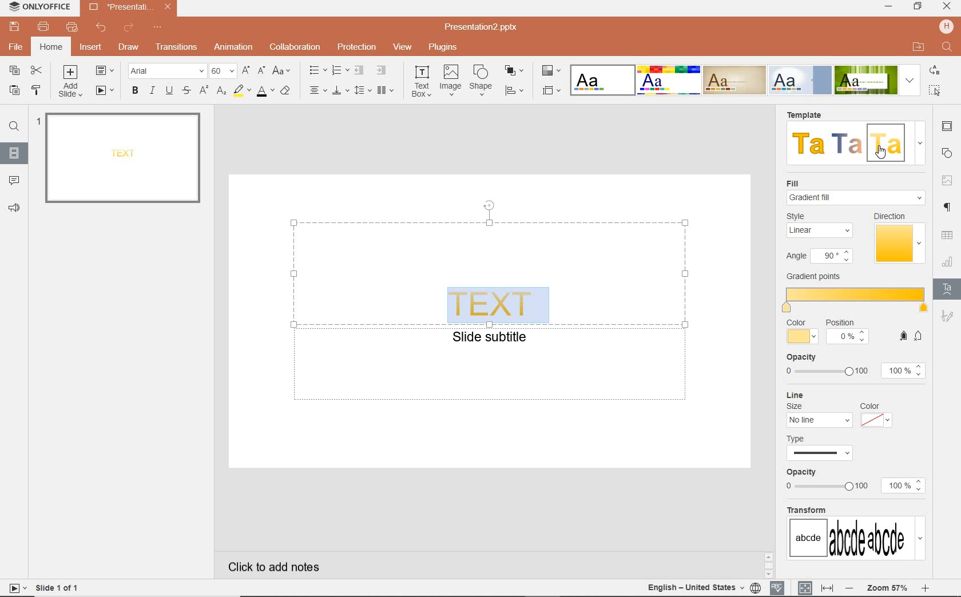  Describe the element at coordinates (888, 7) in the screenshot. I see `minimize` at that location.